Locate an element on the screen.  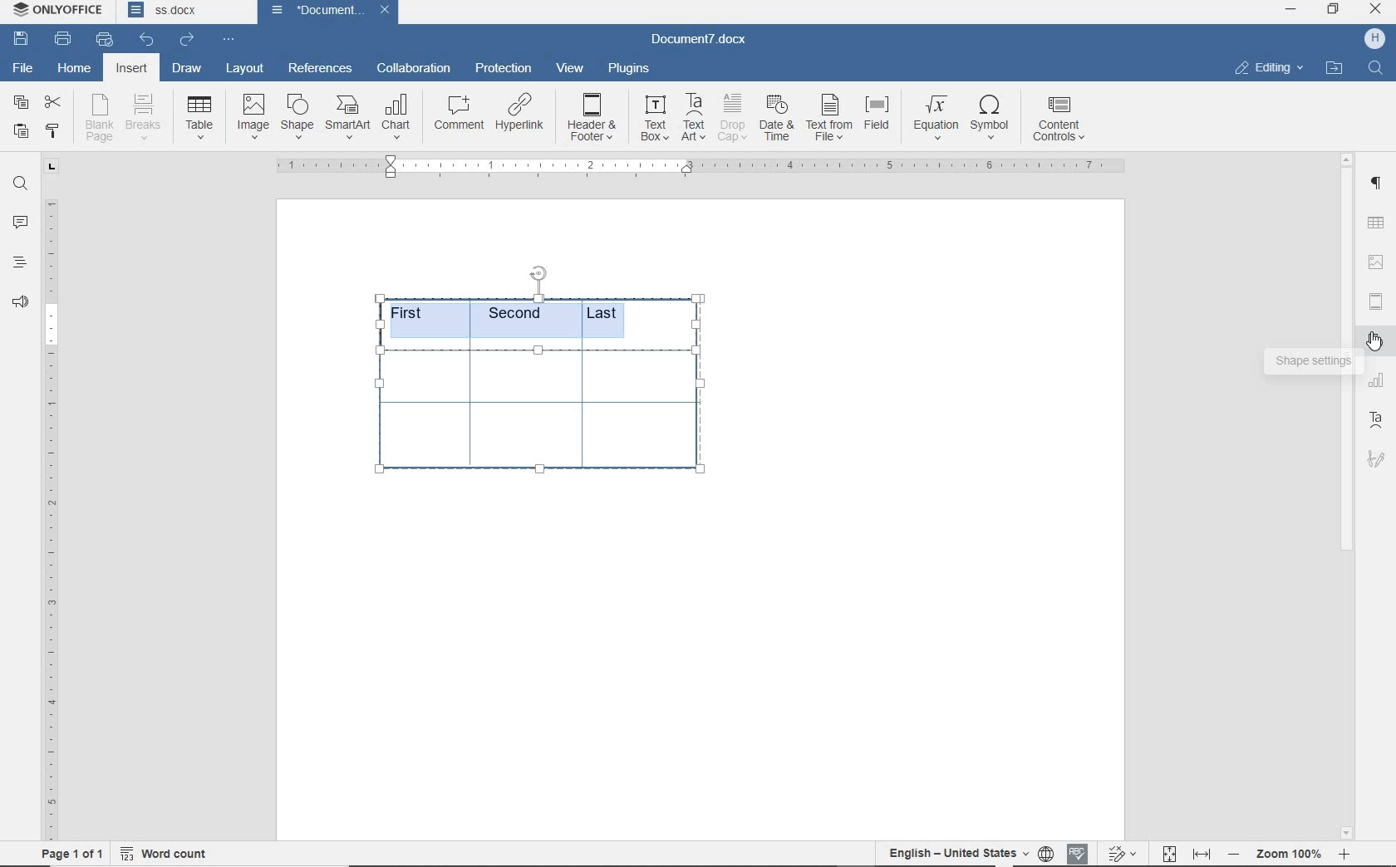
content controls is located at coordinates (1062, 120).